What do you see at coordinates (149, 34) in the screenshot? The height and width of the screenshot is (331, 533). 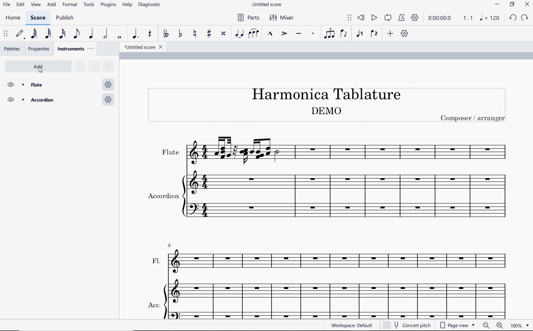 I see `rest` at bounding box center [149, 34].